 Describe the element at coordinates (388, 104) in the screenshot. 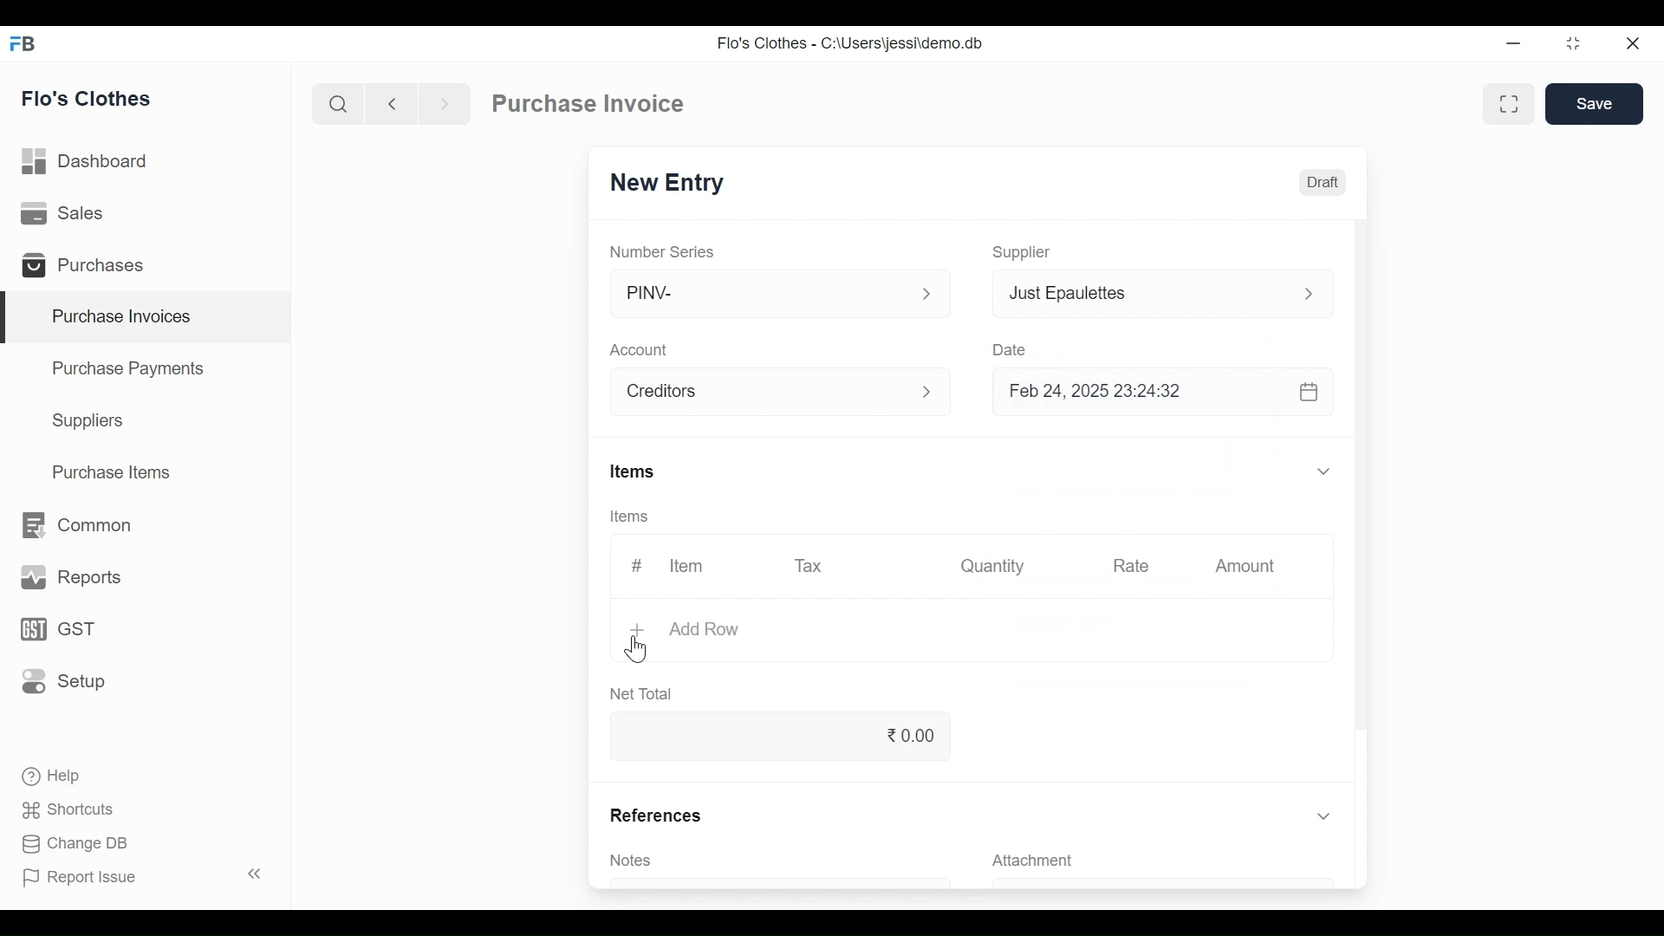

I see `Navigate back` at that location.